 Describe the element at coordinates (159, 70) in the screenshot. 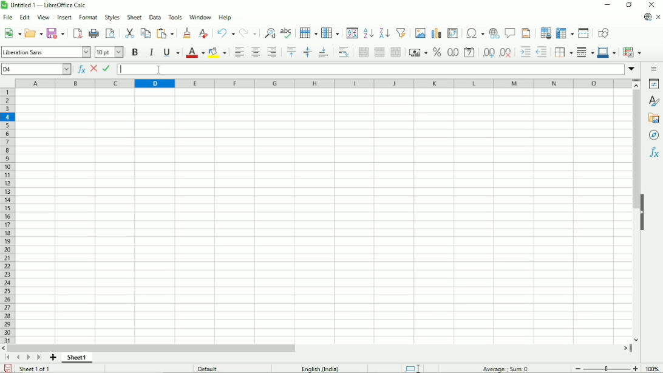

I see `cursor` at that location.